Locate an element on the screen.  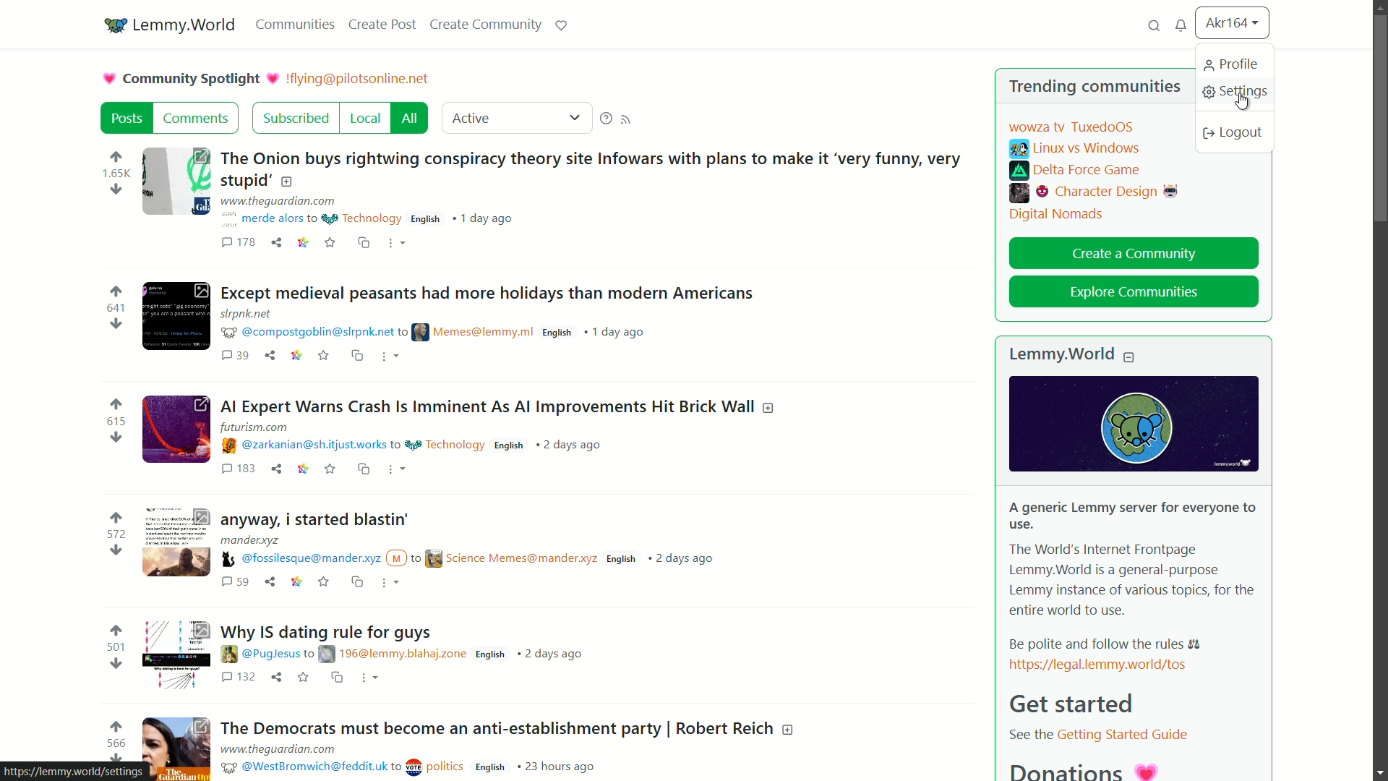
cs is located at coordinates (335, 676).